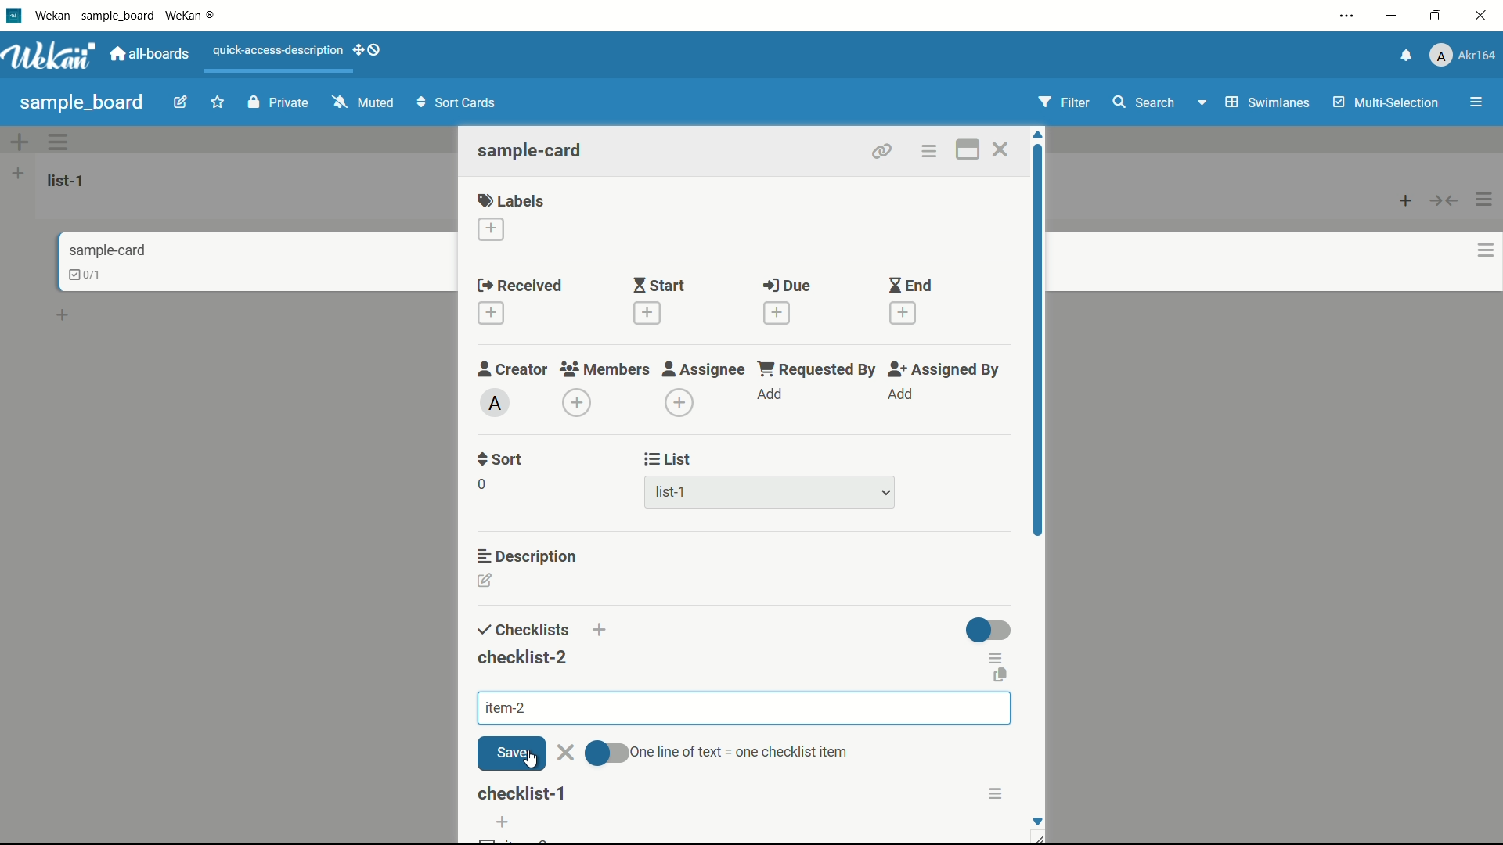 This screenshot has width=1503, height=845. What do you see at coordinates (771, 395) in the screenshot?
I see `add` at bounding box center [771, 395].